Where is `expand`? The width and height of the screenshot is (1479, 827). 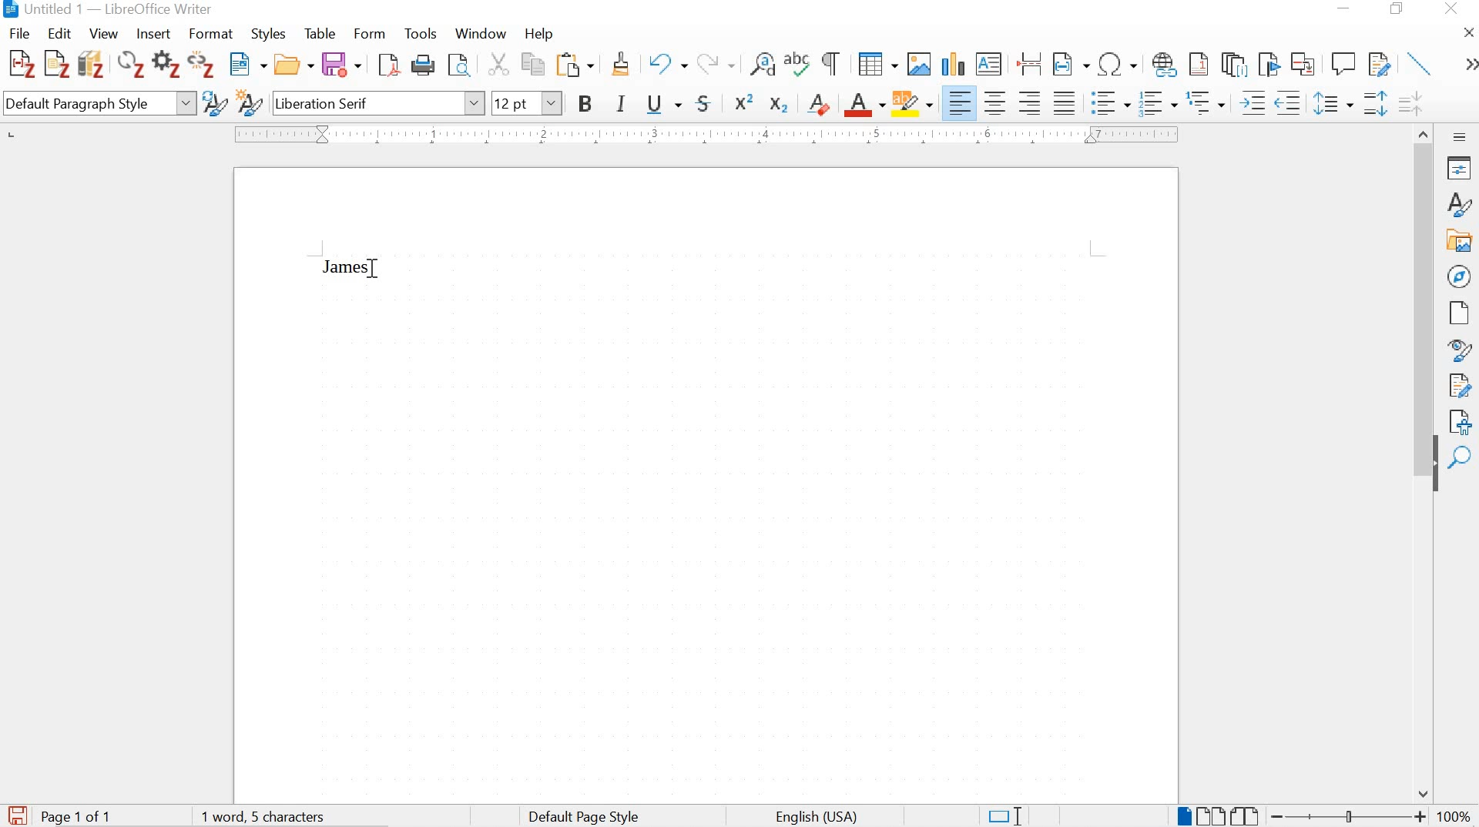
expand is located at coordinates (1468, 65).